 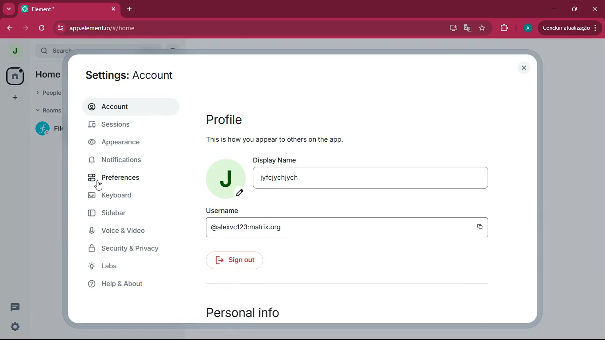 What do you see at coordinates (8, 28) in the screenshot?
I see `back` at bounding box center [8, 28].